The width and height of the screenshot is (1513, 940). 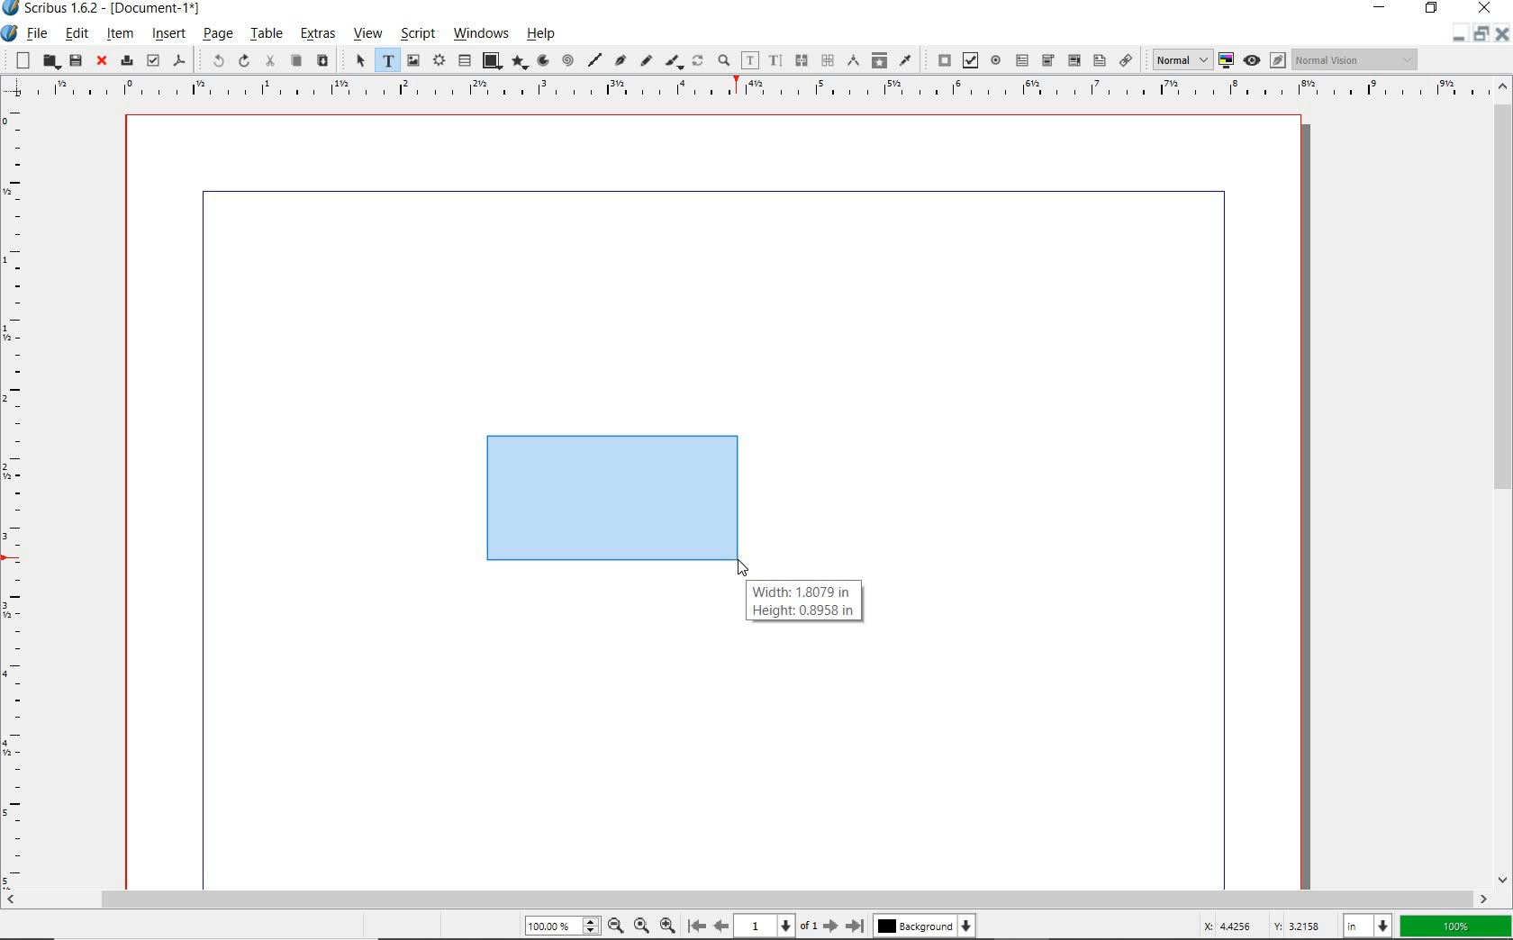 I want to click on unlink text frames, so click(x=828, y=61).